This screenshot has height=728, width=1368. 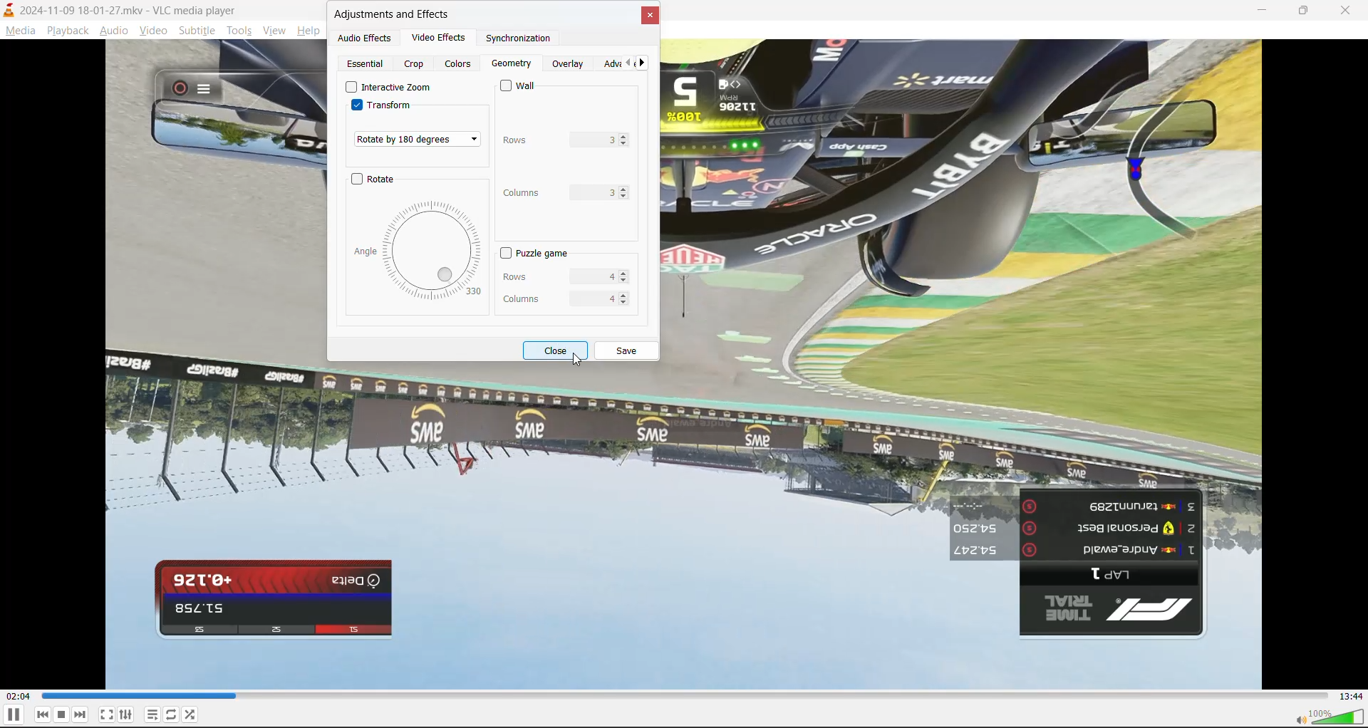 What do you see at coordinates (626, 136) in the screenshot?
I see `Increase` at bounding box center [626, 136].